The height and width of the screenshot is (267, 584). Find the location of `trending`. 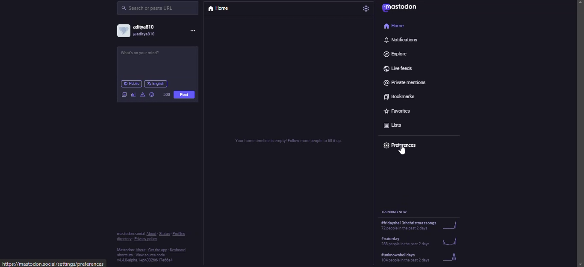

trending is located at coordinates (427, 227).